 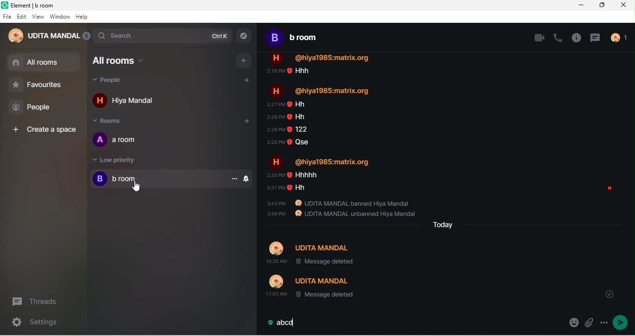 What do you see at coordinates (44, 63) in the screenshot?
I see `all room` at bounding box center [44, 63].